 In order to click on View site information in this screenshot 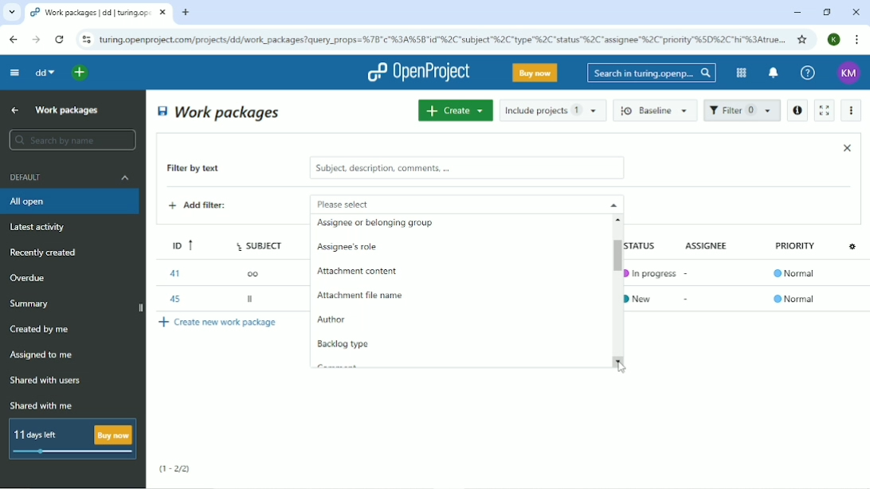, I will do `click(86, 40)`.